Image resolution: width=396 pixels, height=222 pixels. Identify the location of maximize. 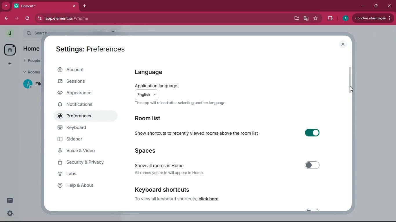
(377, 6).